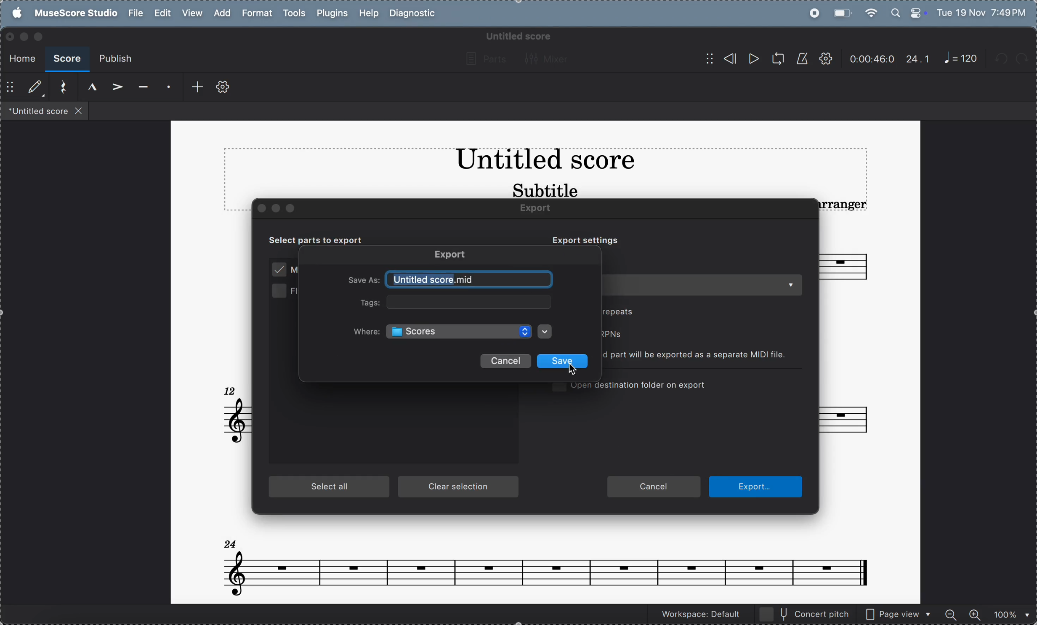 Image resolution: width=1037 pixels, height=625 pixels. What do you see at coordinates (982, 12) in the screenshot?
I see `date and time` at bounding box center [982, 12].